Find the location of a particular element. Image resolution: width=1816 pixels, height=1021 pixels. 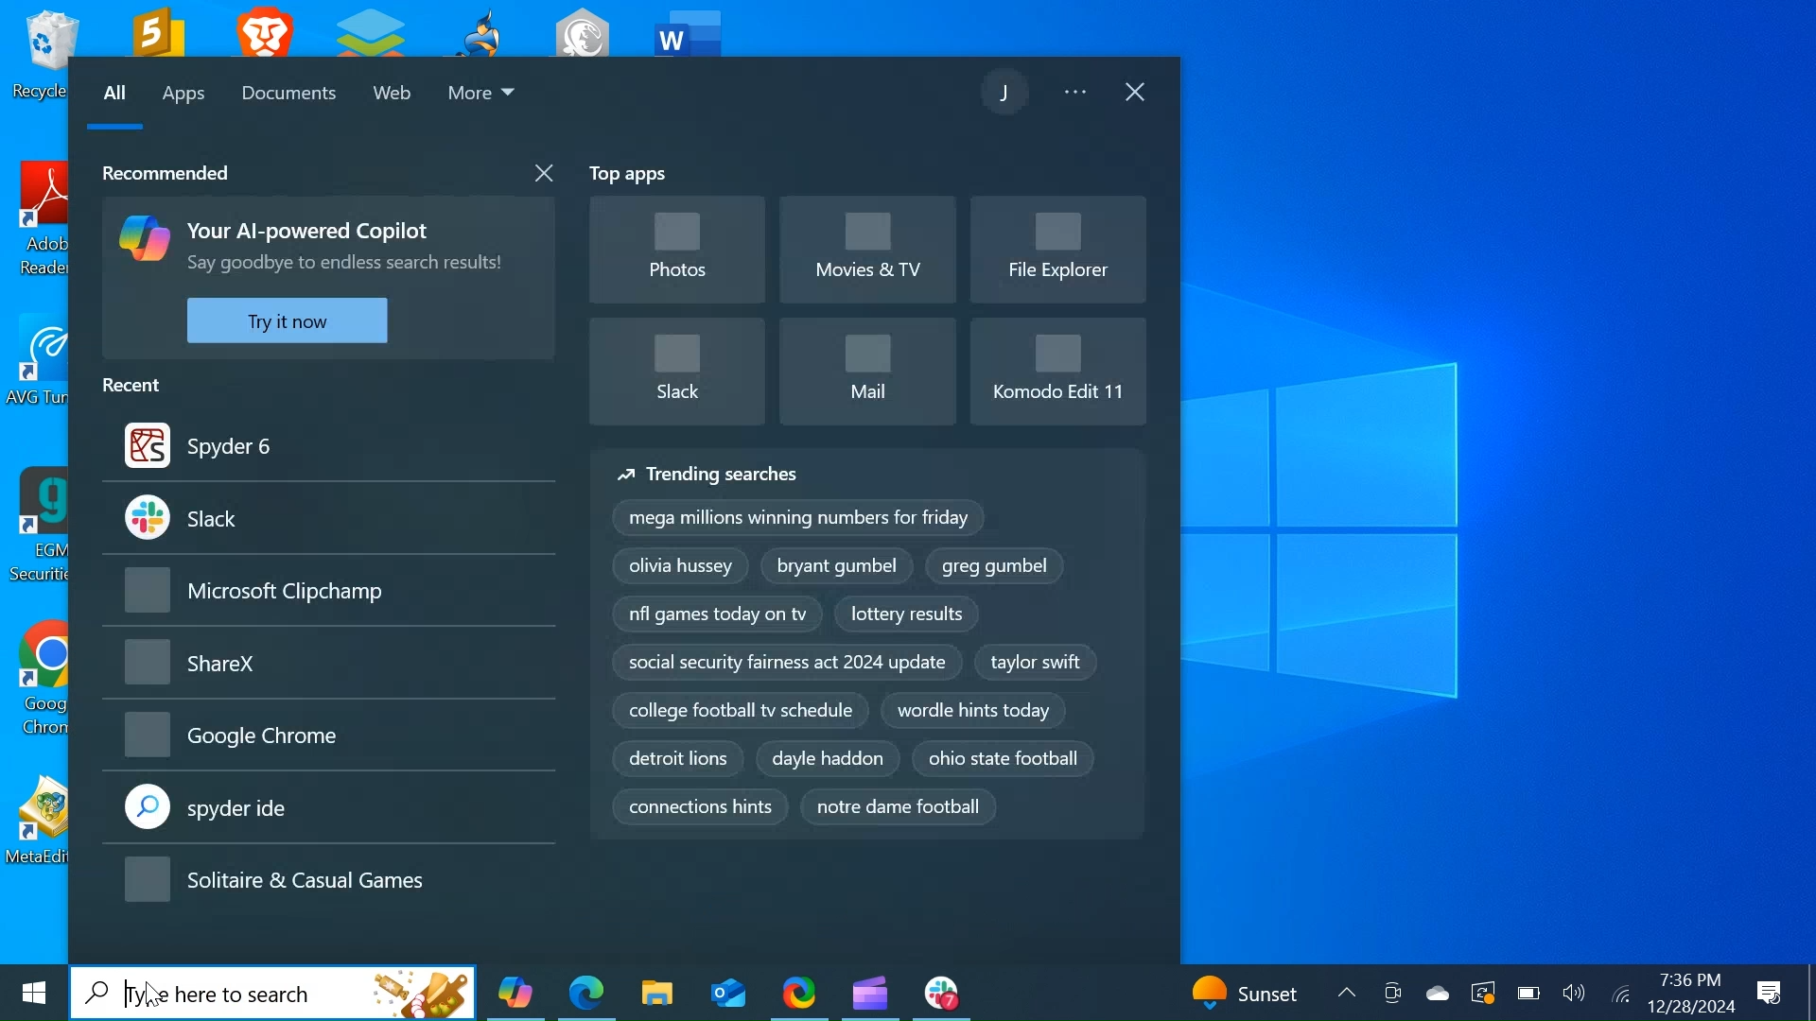

Spyder 6  is located at coordinates (327, 444).